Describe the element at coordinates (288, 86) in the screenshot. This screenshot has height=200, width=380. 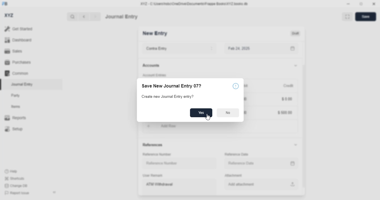
I see `credit` at that location.